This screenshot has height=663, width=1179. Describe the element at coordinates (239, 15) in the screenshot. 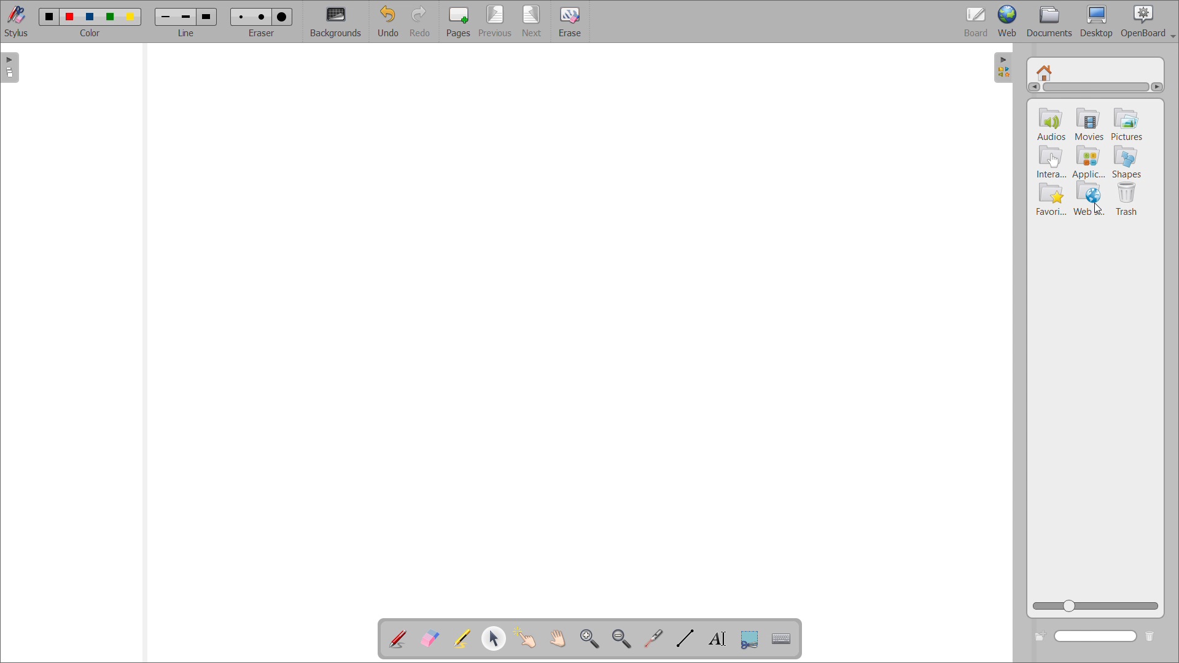

I see `Small erase` at that location.